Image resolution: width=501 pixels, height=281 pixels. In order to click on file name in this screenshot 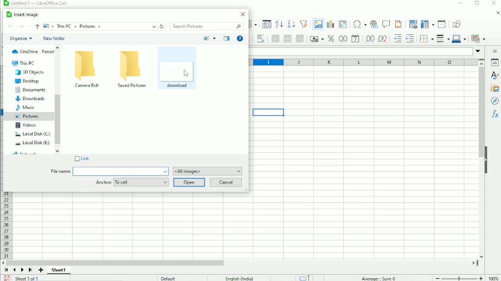, I will do `click(121, 171)`.